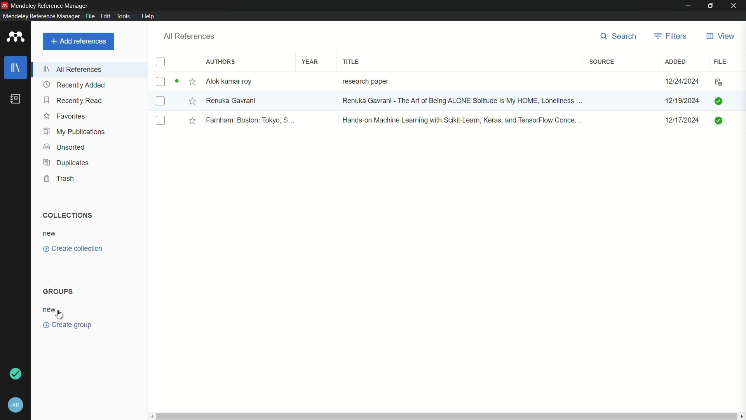 The height and width of the screenshot is (420, 746). I want to click on search, so click(616, 36).